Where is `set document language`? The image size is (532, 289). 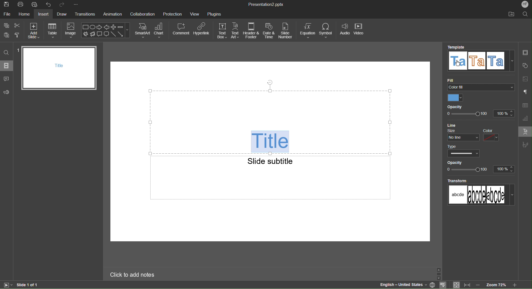 set document language is located at coordinates (433, 284).